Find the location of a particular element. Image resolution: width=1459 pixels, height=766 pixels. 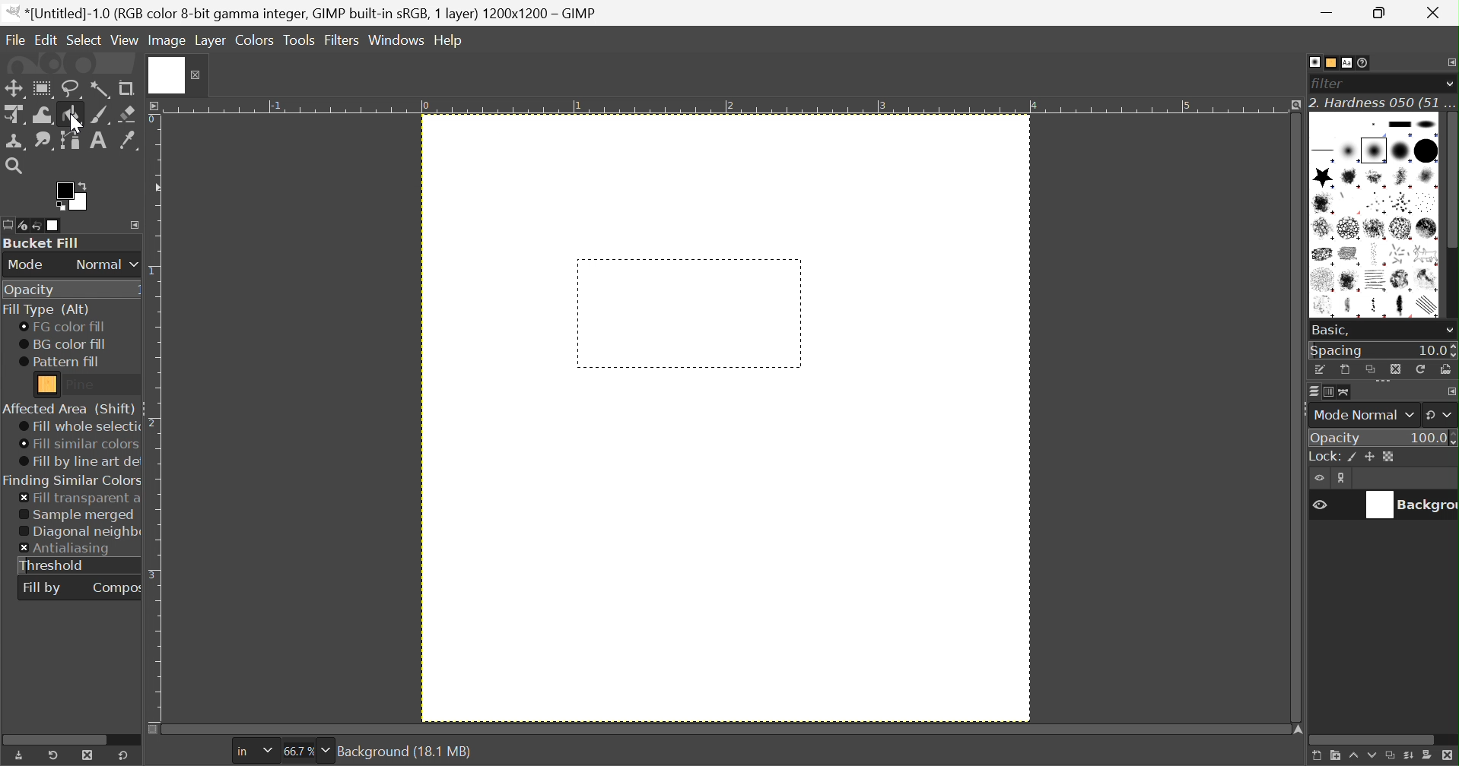

The active foreground color. Click to open the color selection dialog. is located at coordinates (71, 196).